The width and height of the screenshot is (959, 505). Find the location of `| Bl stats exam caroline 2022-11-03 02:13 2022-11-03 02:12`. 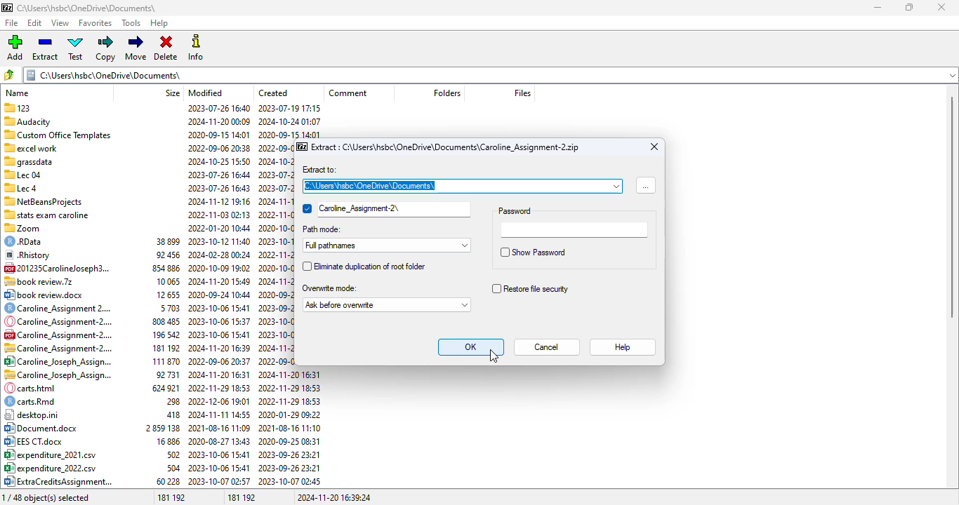

| Bl stats exam caroline 2022-11-03 02:13 2022-11-03 02:12 is located at coordinates (149, 213).